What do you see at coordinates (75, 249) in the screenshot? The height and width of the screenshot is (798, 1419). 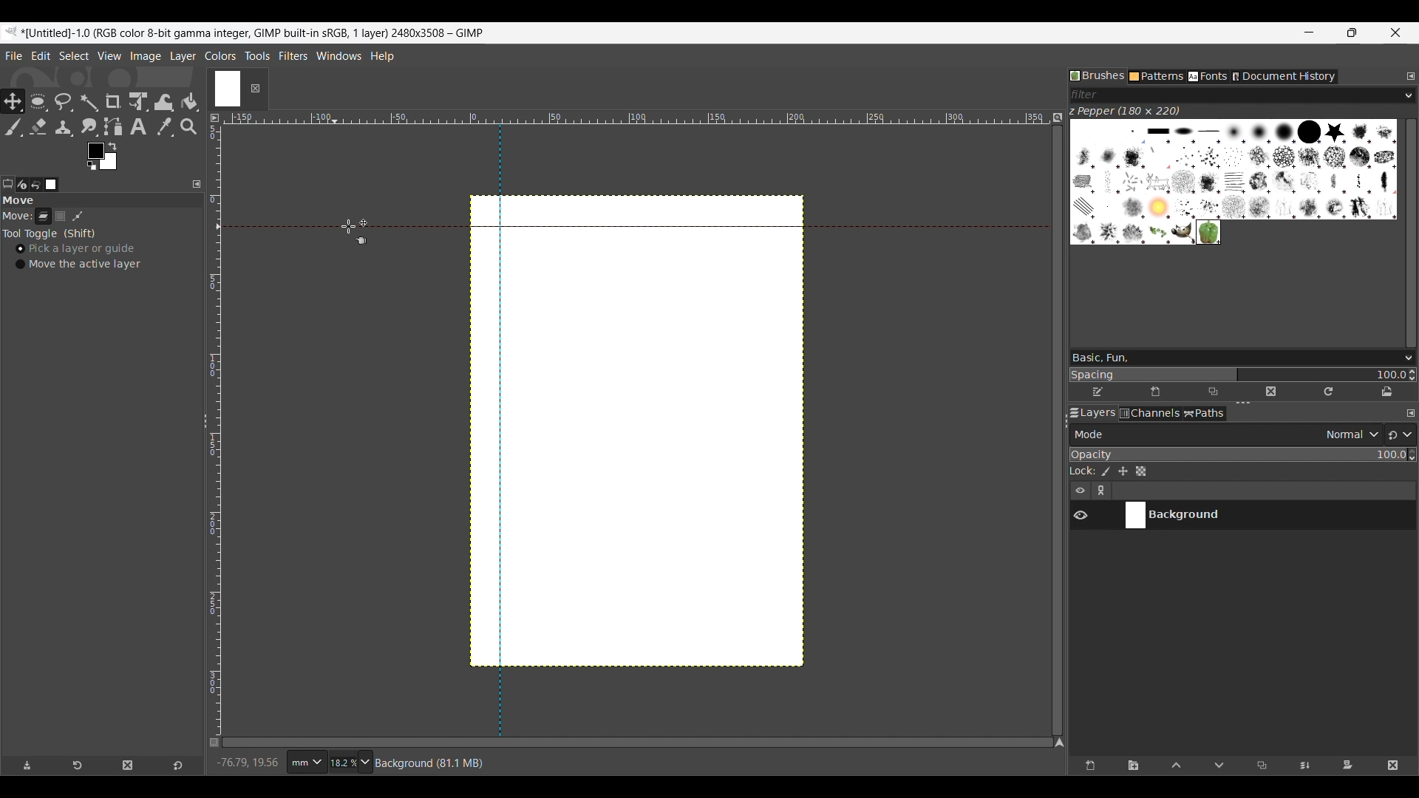 I see `Pick a layer or guide, toggle on` at bounding box center [75, 249].